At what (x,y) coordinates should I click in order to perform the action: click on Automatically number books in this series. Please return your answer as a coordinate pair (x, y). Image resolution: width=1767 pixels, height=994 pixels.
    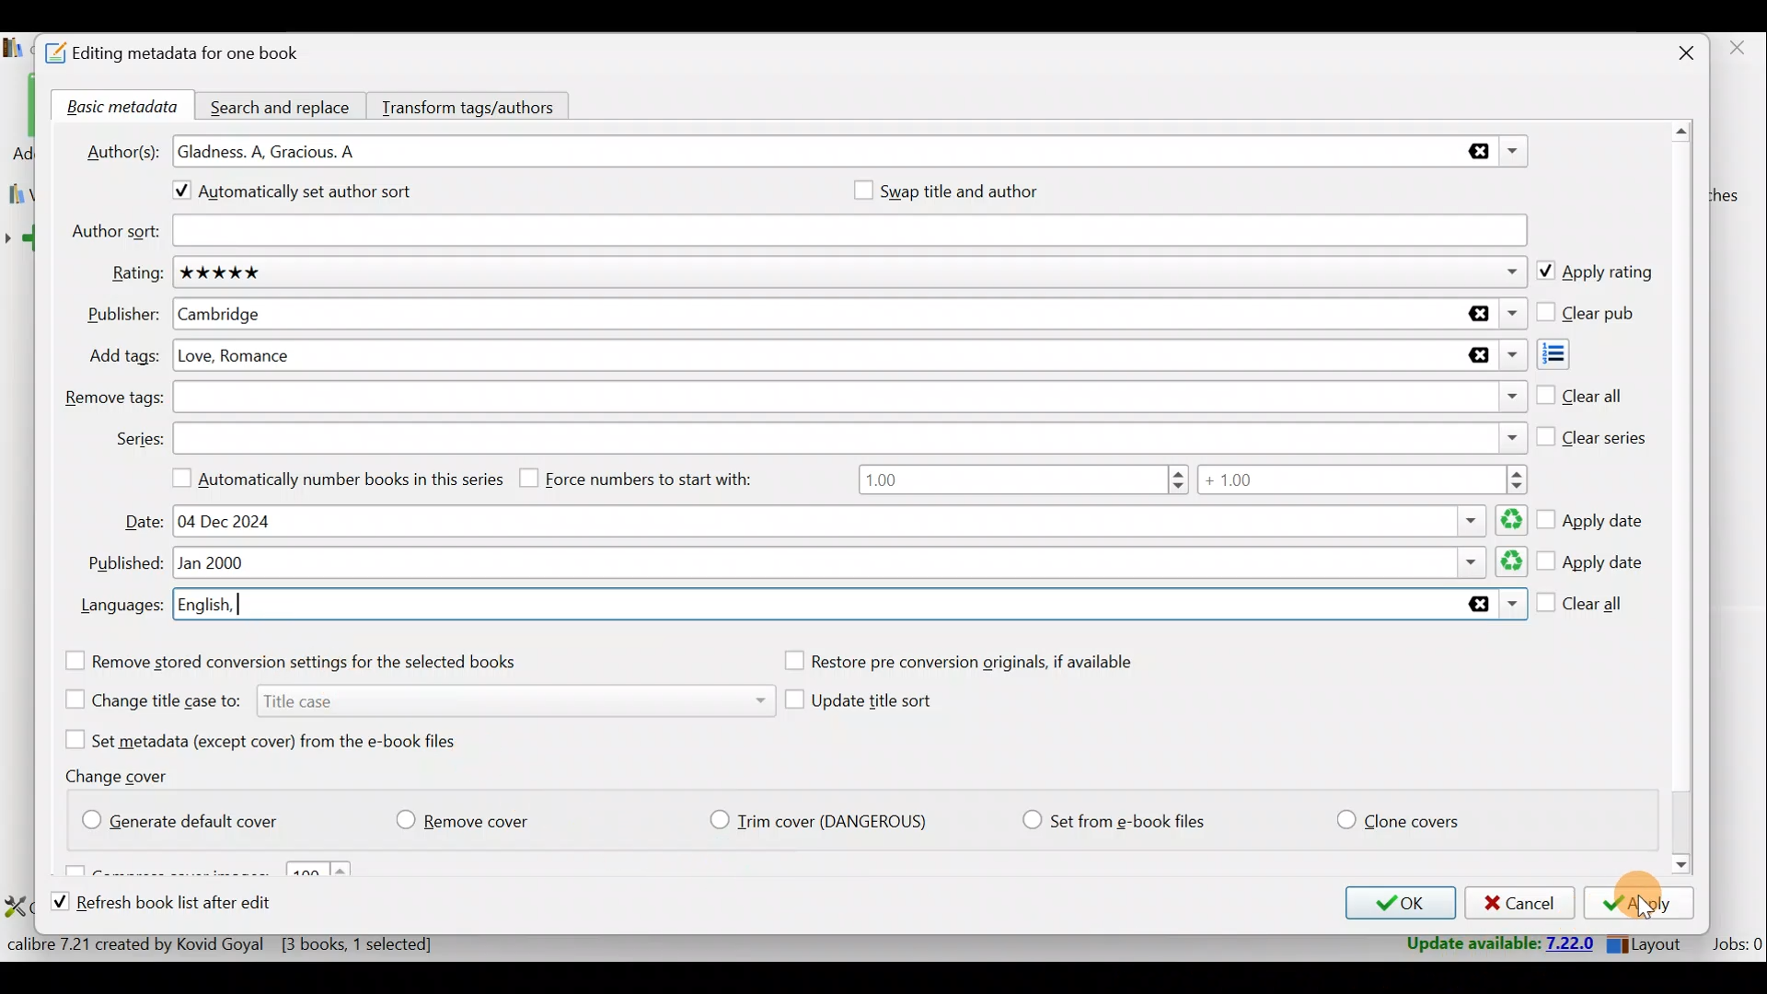
    Looking at the image, I should click on (330, 477).